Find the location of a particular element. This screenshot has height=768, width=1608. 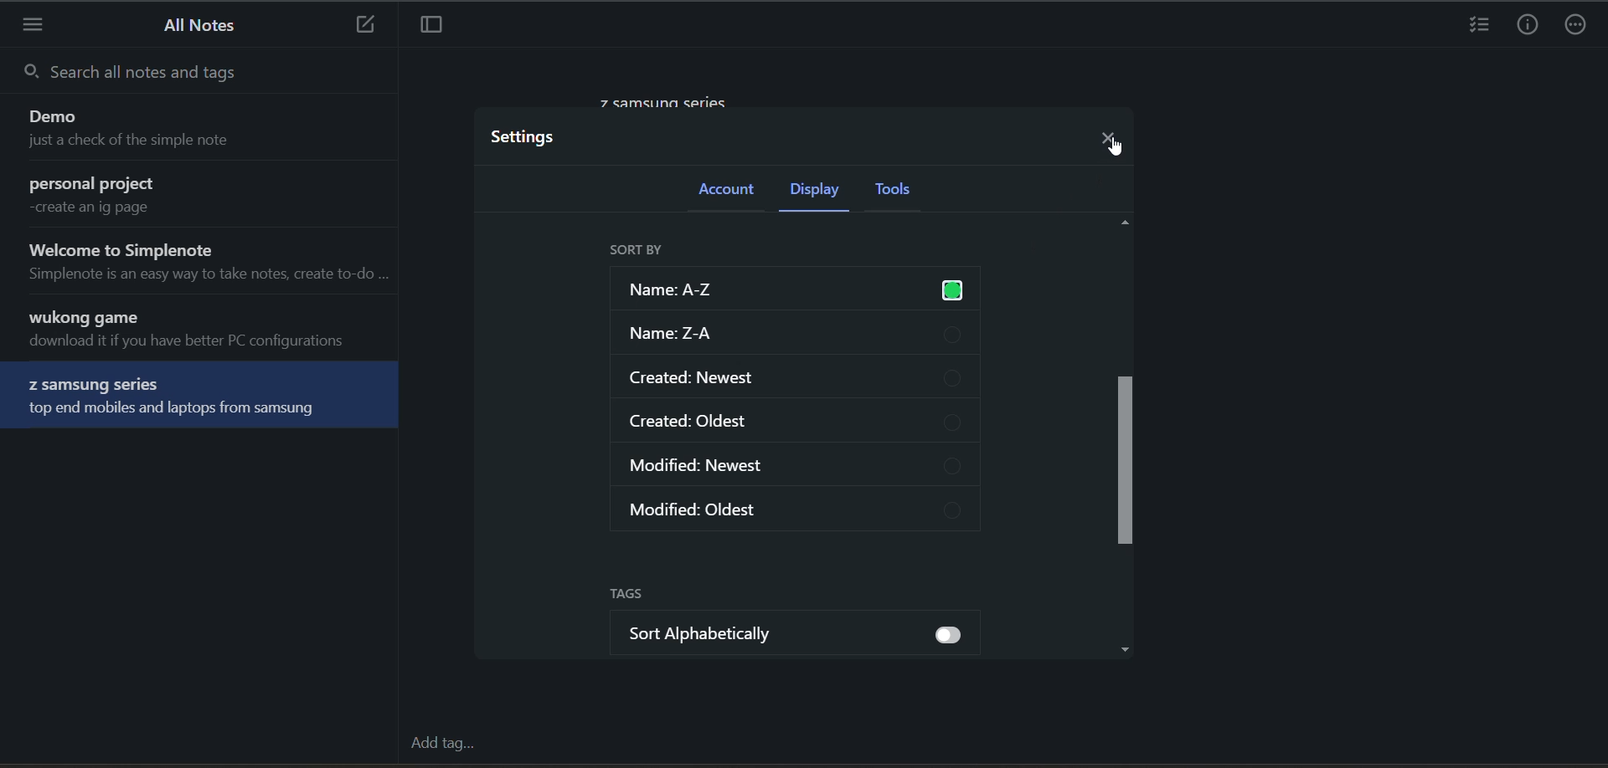

Demo
just a check of the simple note is located at coordinates (203, 131).